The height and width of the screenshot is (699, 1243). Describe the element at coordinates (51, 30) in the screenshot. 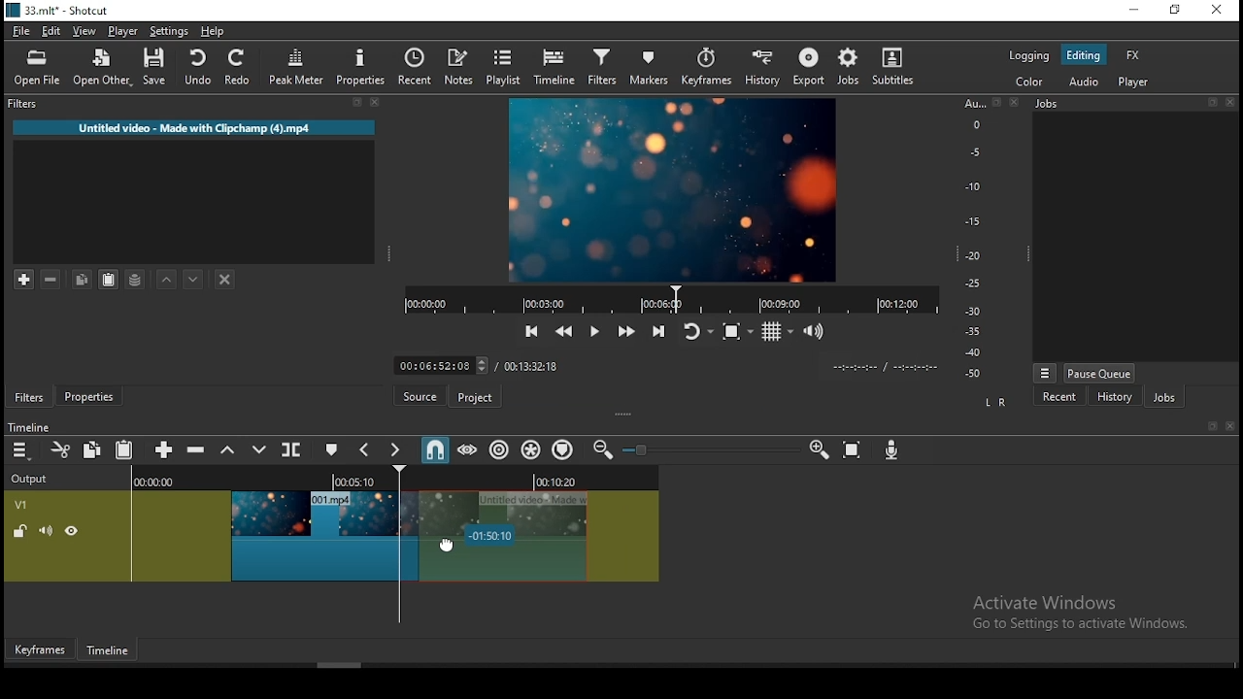

I see `edit` at that location.